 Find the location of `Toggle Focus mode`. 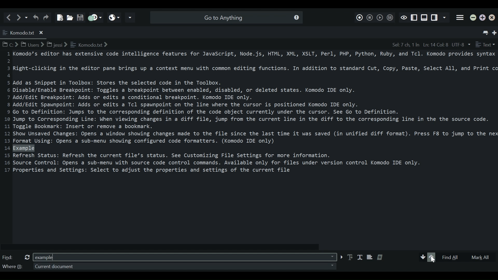

Toggle Focus mode is located at coordinates (404, 17).